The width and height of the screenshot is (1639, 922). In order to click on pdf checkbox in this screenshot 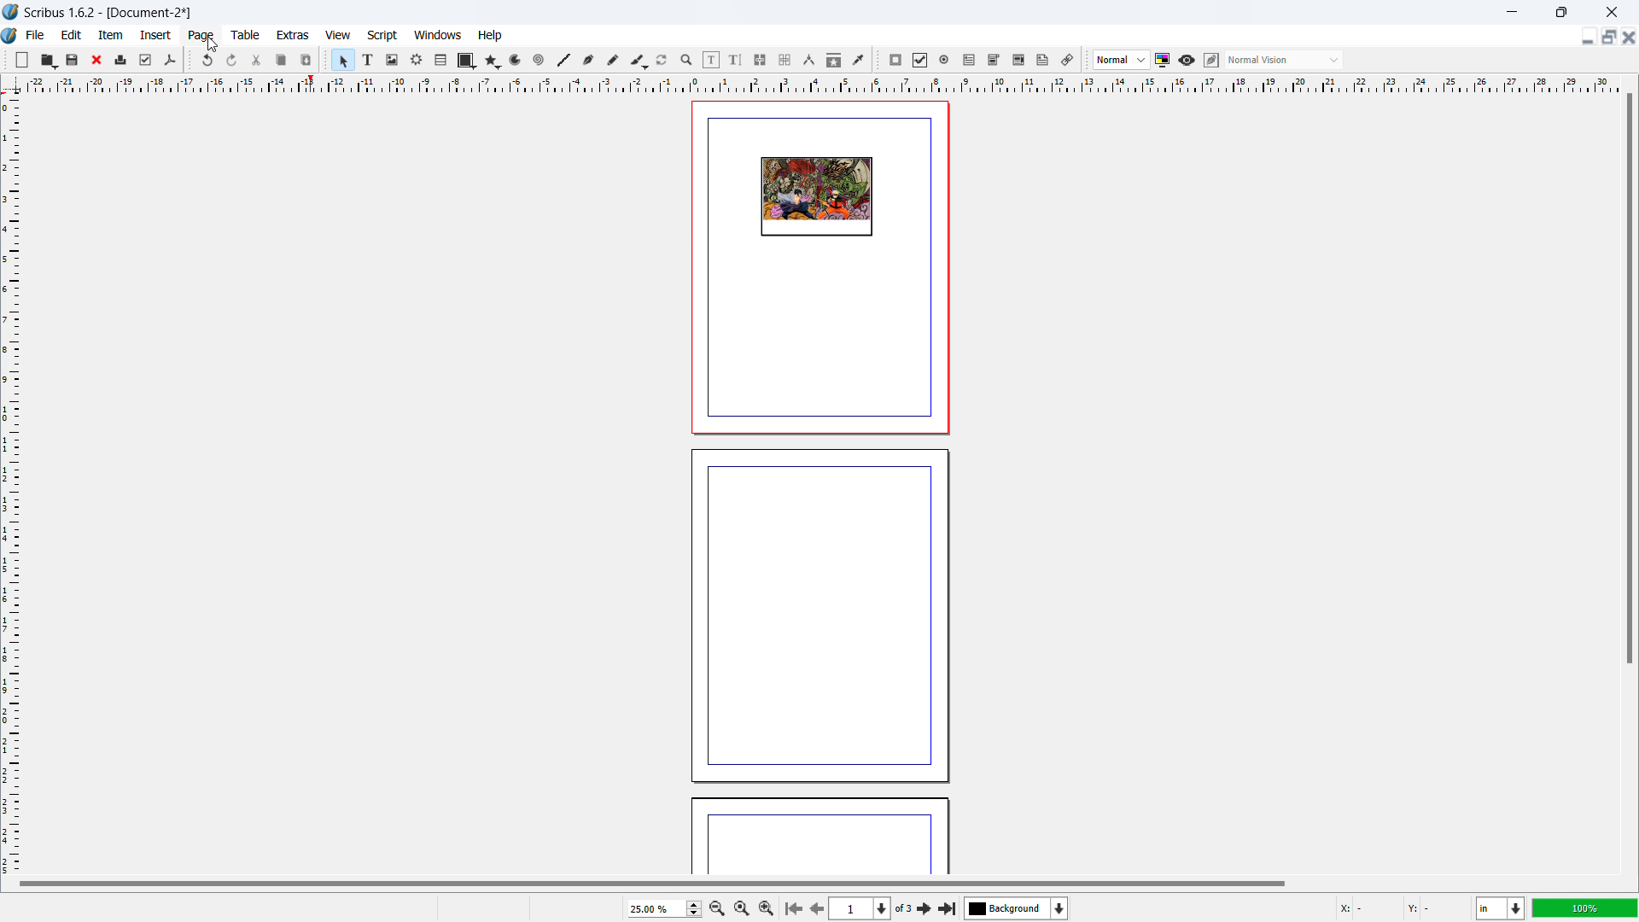, I will do `click(919, 60)`.